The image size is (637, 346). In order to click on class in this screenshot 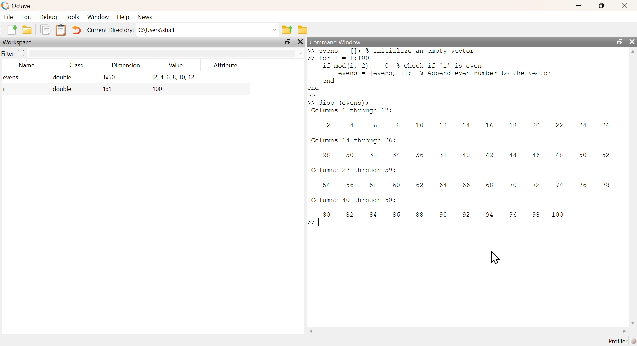, I will do `click(75, 65)`.